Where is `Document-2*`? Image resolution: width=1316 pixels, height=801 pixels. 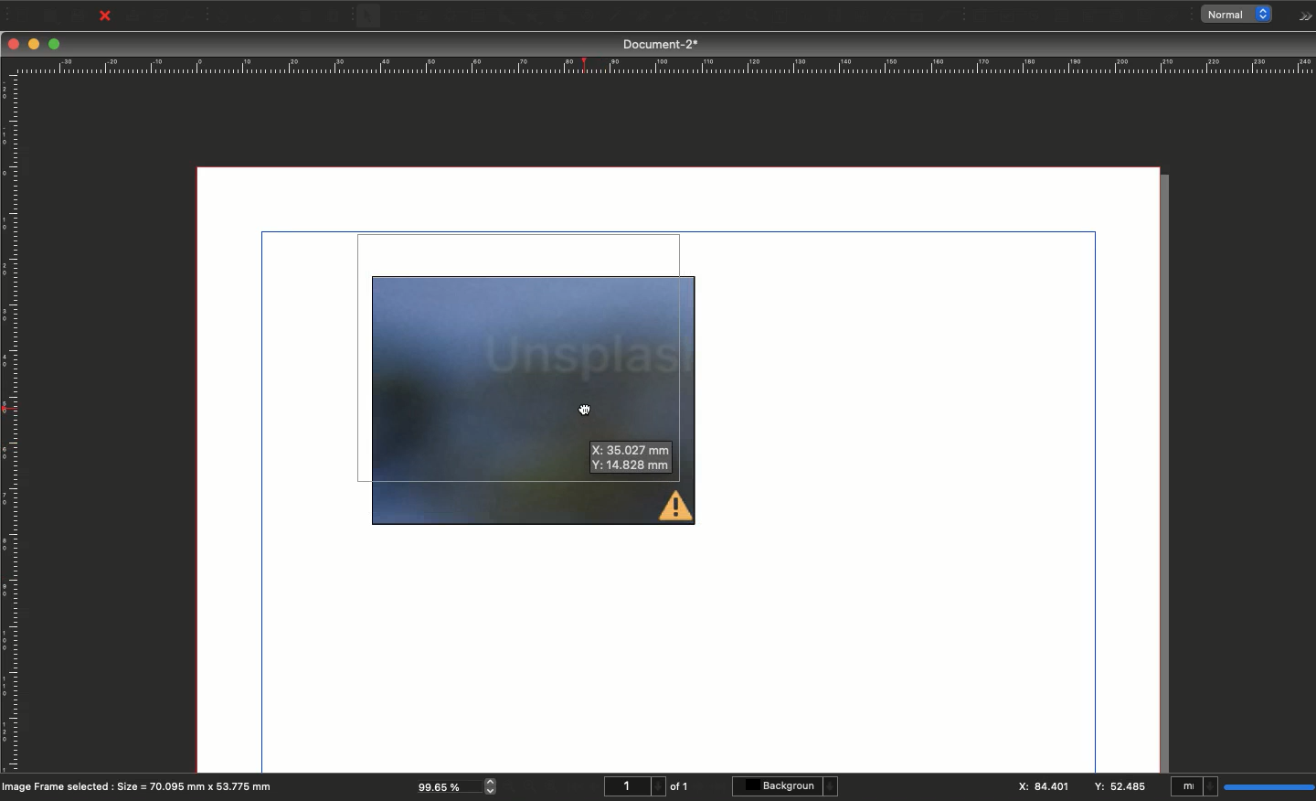 Document-2* is located at coordinates (663, 44).